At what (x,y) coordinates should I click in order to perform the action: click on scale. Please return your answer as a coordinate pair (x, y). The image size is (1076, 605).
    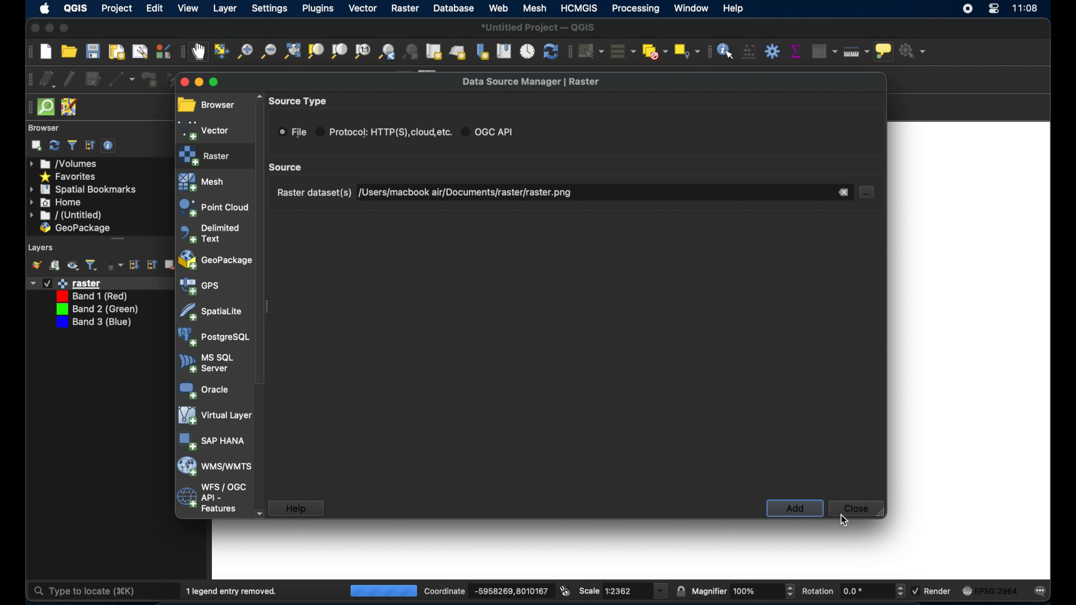
    Looking at the image, I should click on (590, 591).